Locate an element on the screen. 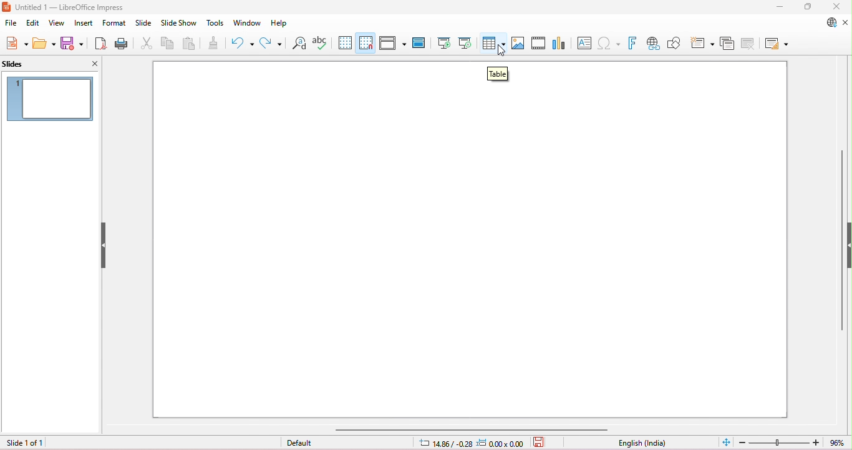 The image size is (852, 450). slide ;ayout is located at coordinates (777, 44).